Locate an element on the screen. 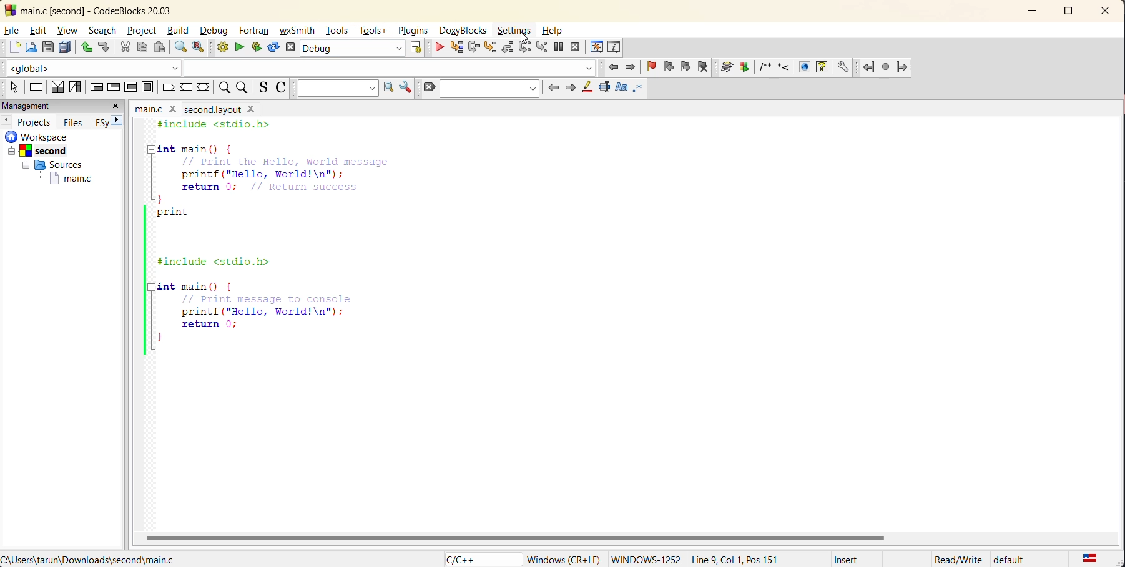  workspace is located at coordinates (56, 136).